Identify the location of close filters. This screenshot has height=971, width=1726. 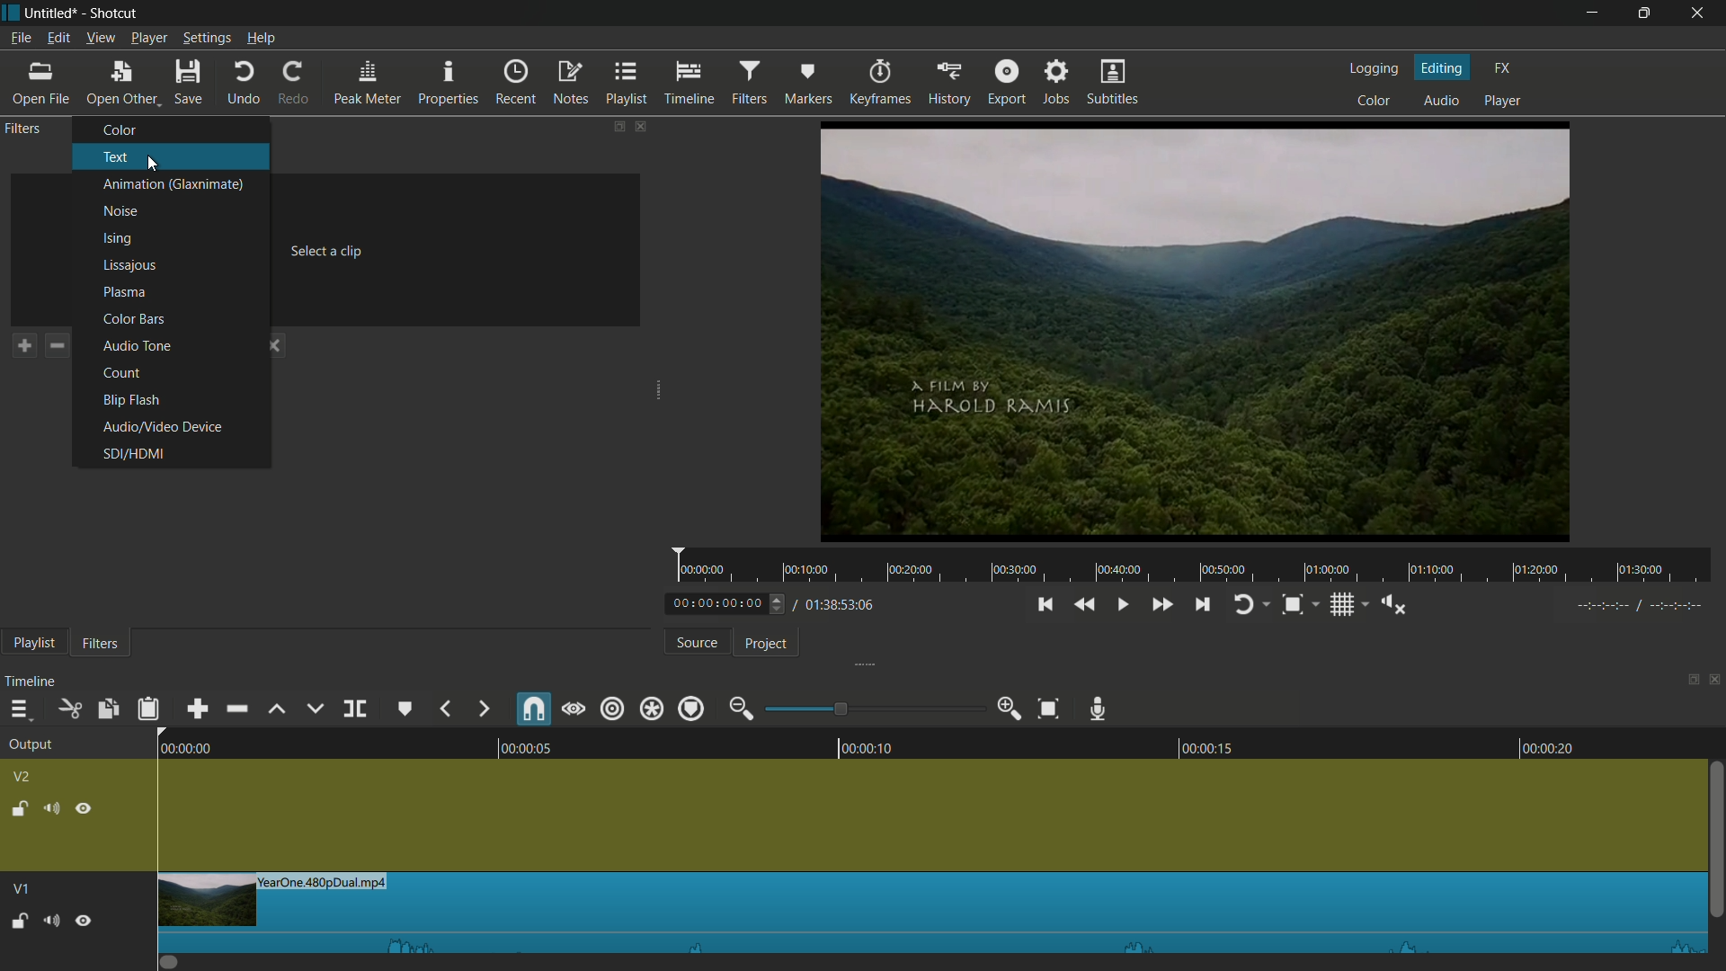
(644, 126).